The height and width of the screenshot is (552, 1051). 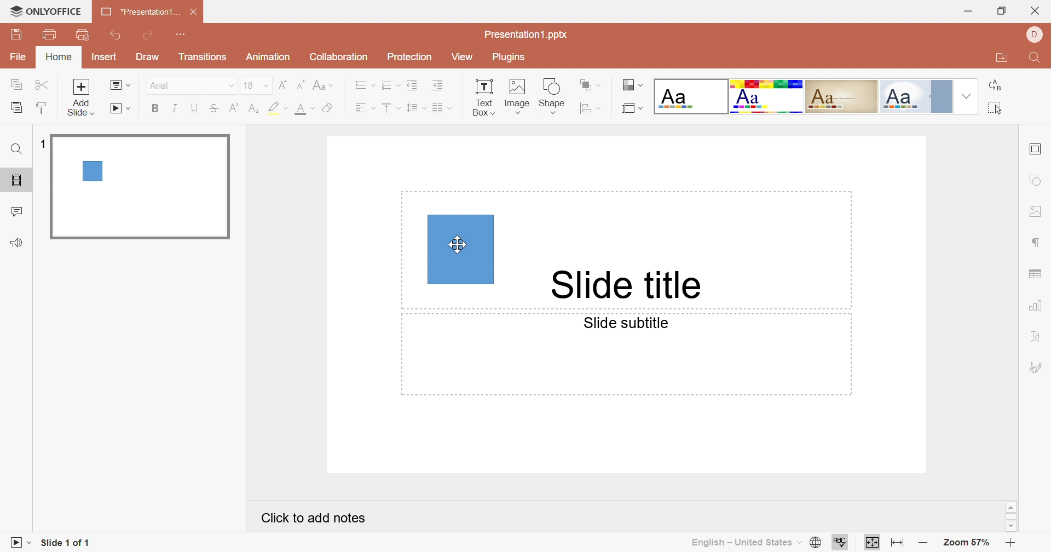 What do you see at coordinates (632, 281) in the screenshot?
I see `Slide title` at bounding box center [632, 281].